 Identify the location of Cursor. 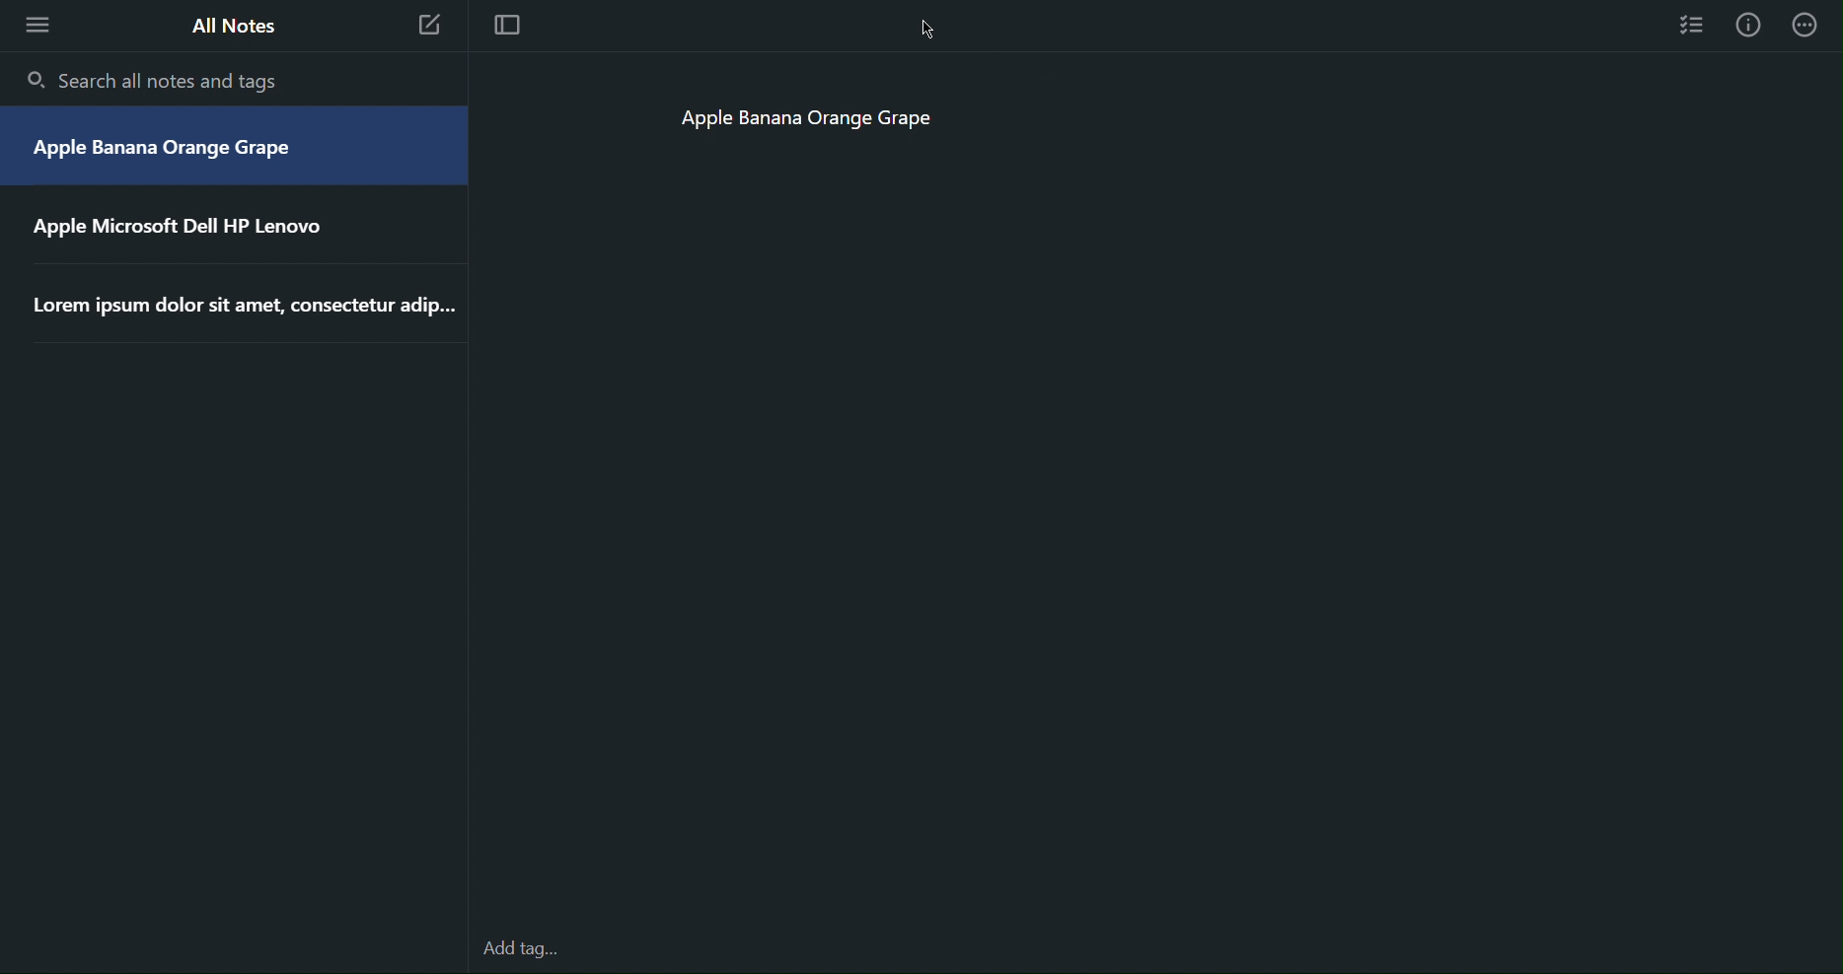
(926, 26).